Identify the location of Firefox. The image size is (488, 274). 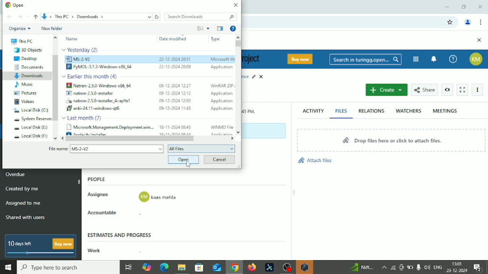
(252, 267).